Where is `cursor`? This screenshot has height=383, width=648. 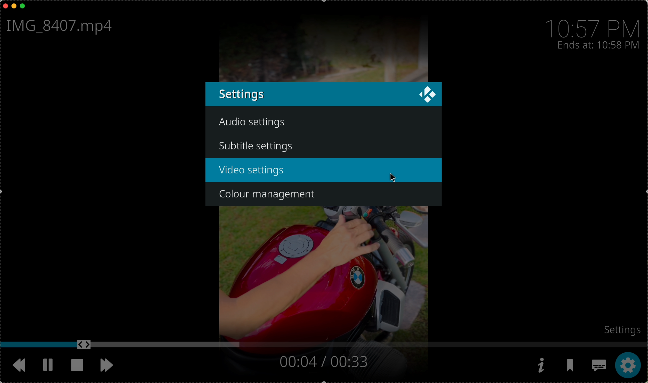 cursor is located at coordinates (395, 178).